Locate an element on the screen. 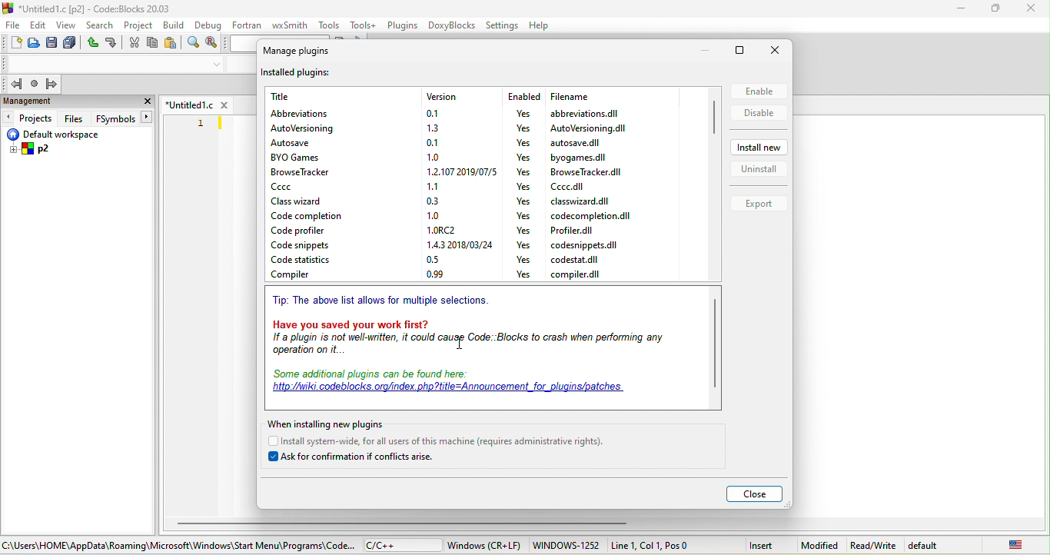 This screenshot has height=555, width=1050. if a plugin is not well written it could cause code..blocks to crash when performing any operation on it is located at coordinates (474, 349).